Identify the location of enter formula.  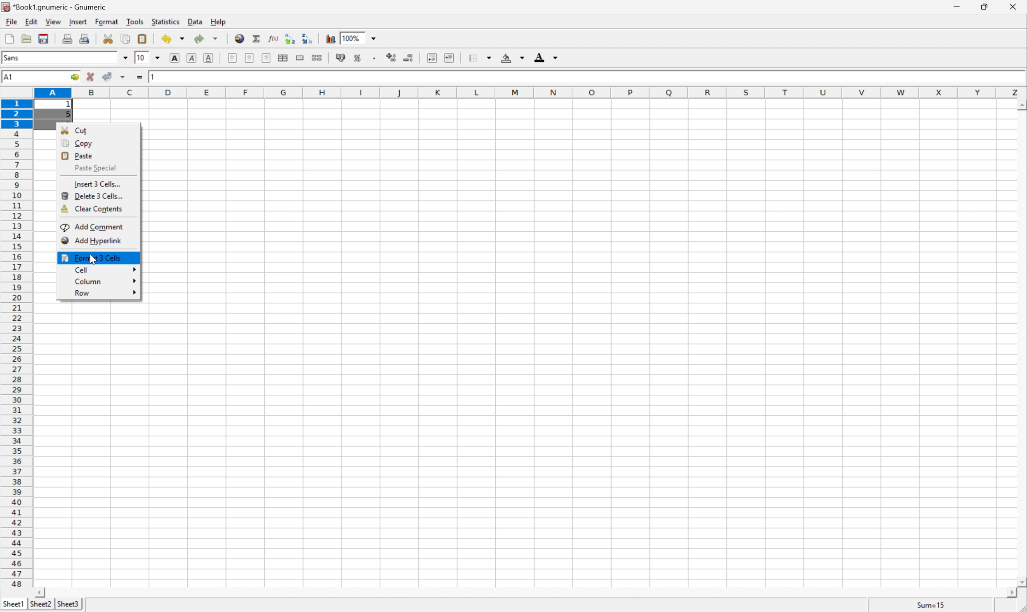
(140, 77).